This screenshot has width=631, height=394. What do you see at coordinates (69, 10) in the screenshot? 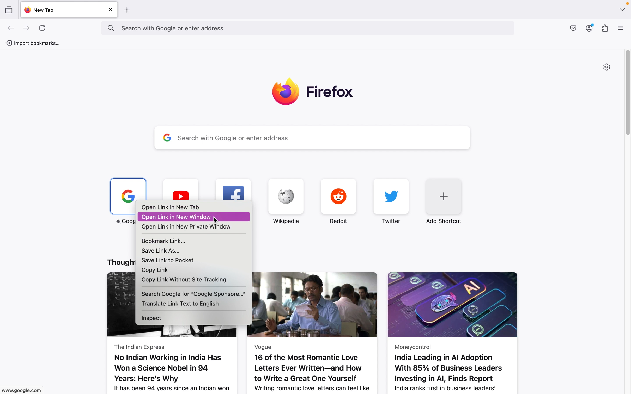
I see `new tabs` at bounding box center [69, 10].